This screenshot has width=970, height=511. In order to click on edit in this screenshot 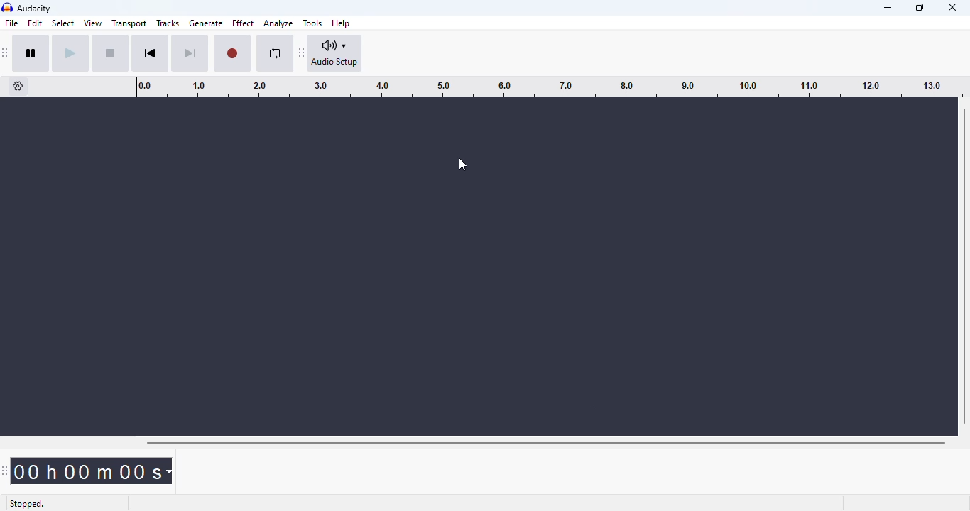, I will do `click(35, 23)`.